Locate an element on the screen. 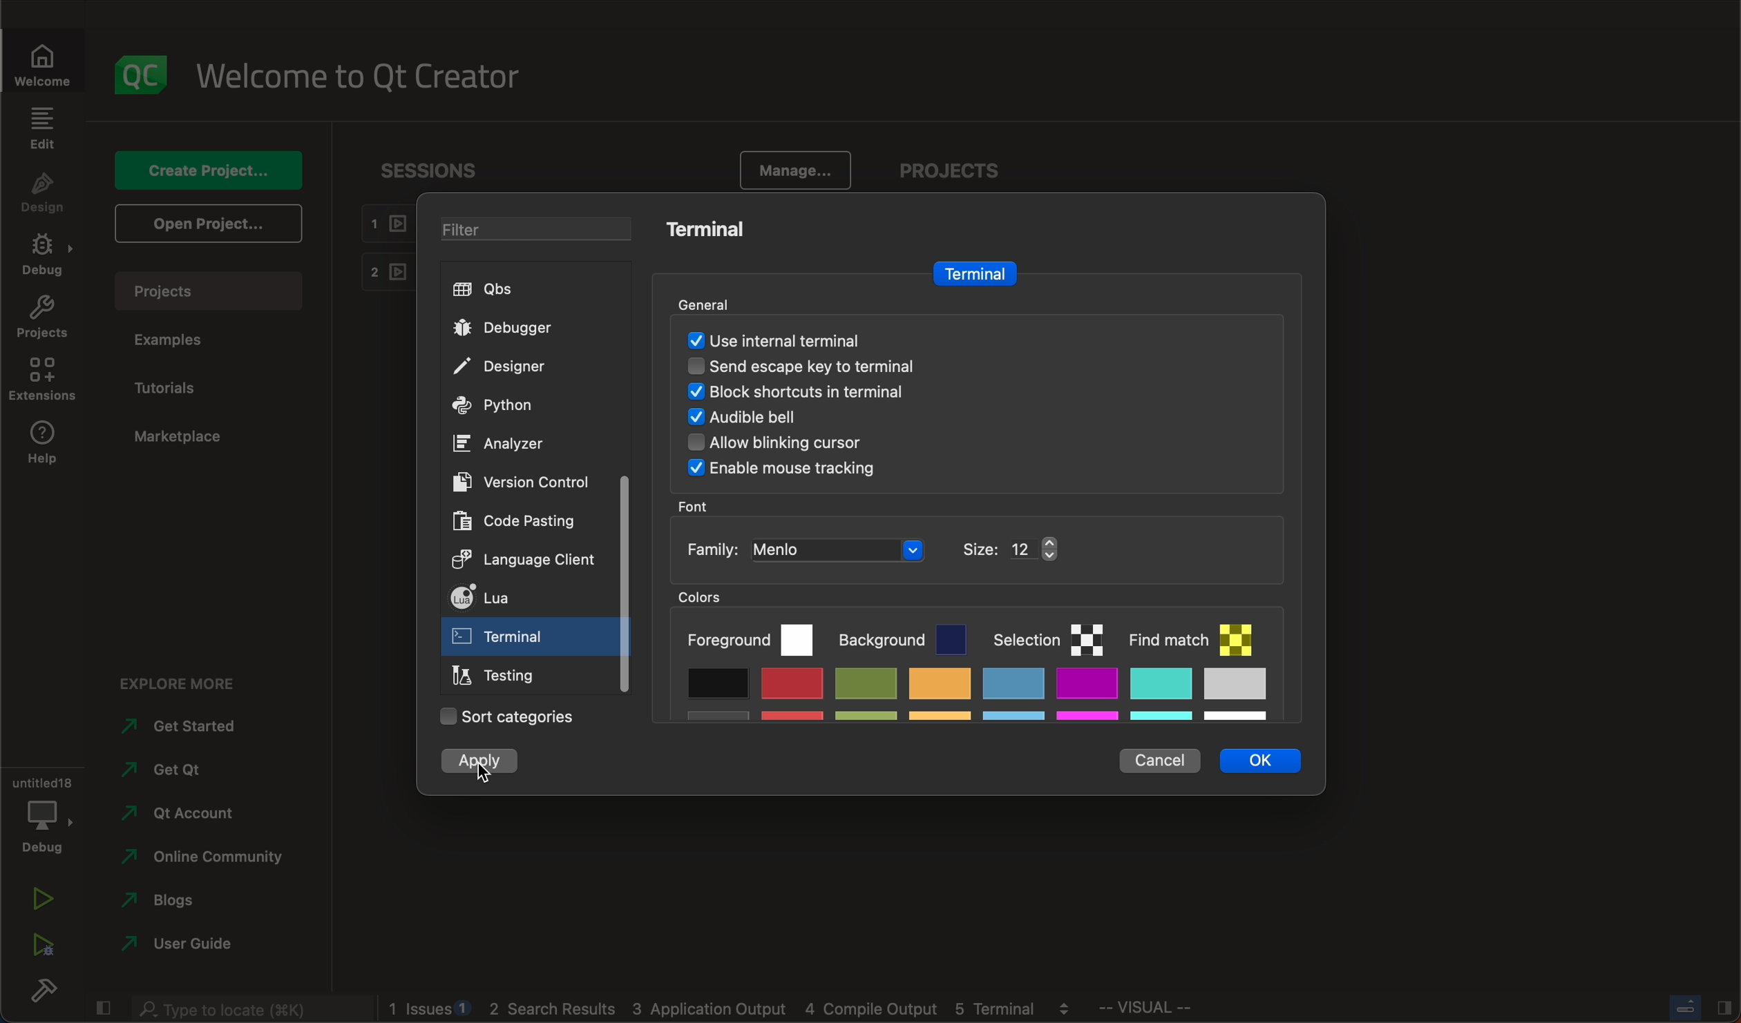 Image resolution: width=1741 pixels, height=1023 pixels. welcomw is located at coordinates (47, 57).